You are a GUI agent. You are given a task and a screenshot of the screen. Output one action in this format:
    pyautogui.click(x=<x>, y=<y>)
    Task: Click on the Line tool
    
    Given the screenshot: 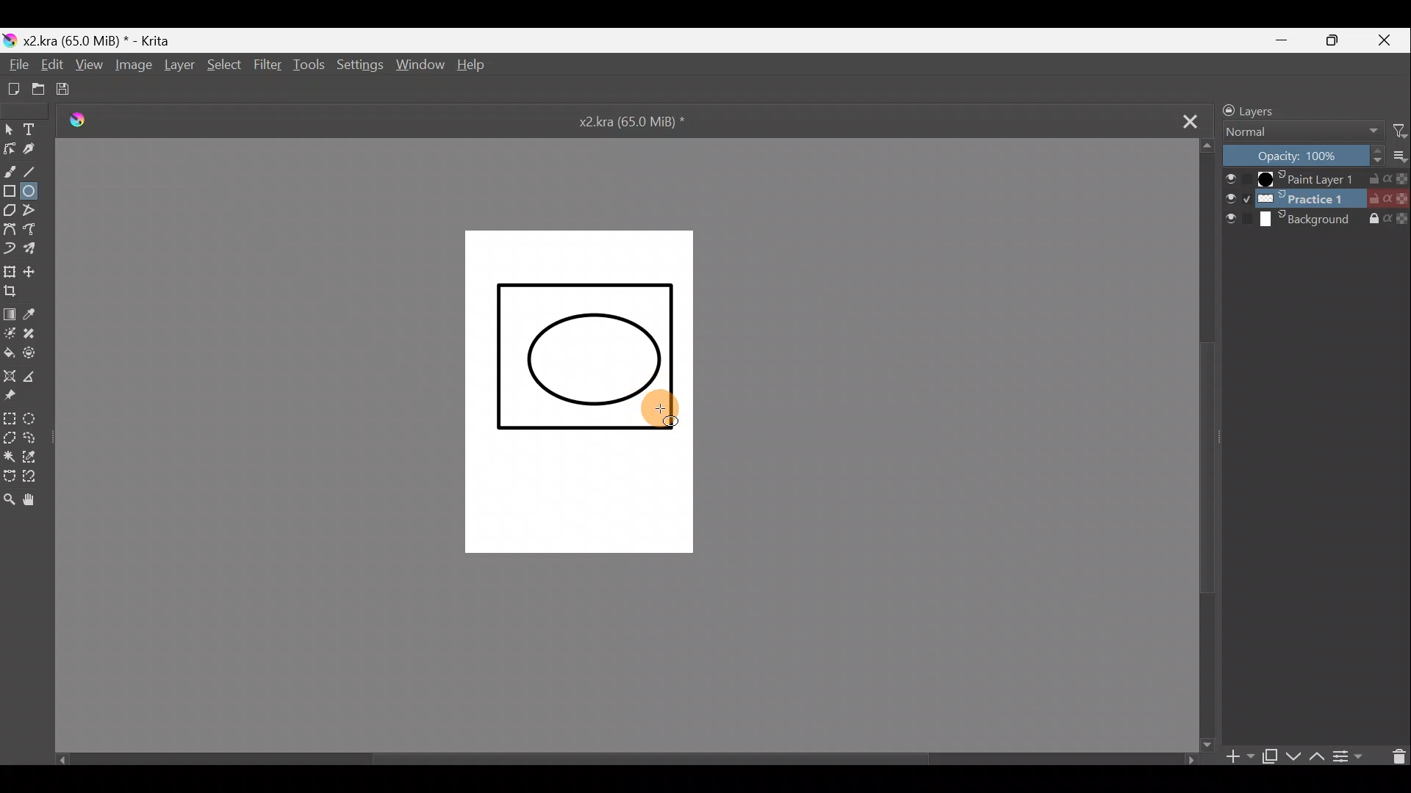 What is the action you would take?
    pyautogui.click(x=36, y=170)
    